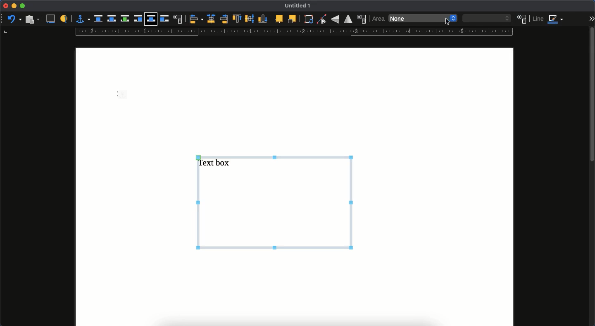  I want to click on paste, so click(31, 19).